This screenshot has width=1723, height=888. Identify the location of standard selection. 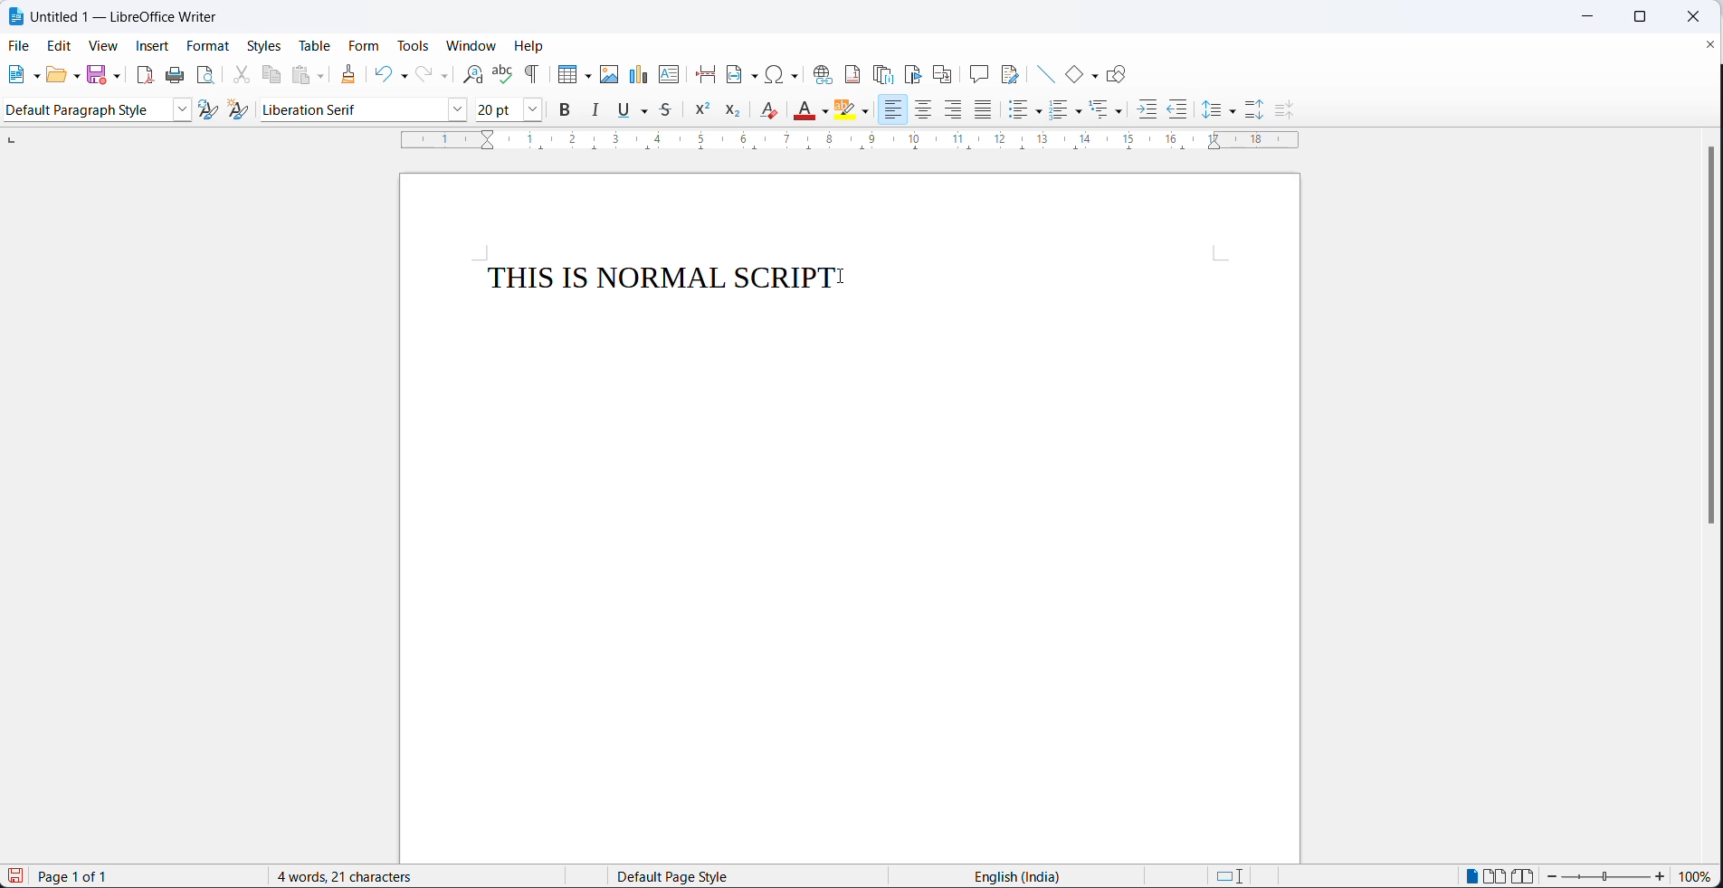
(1233, 876).